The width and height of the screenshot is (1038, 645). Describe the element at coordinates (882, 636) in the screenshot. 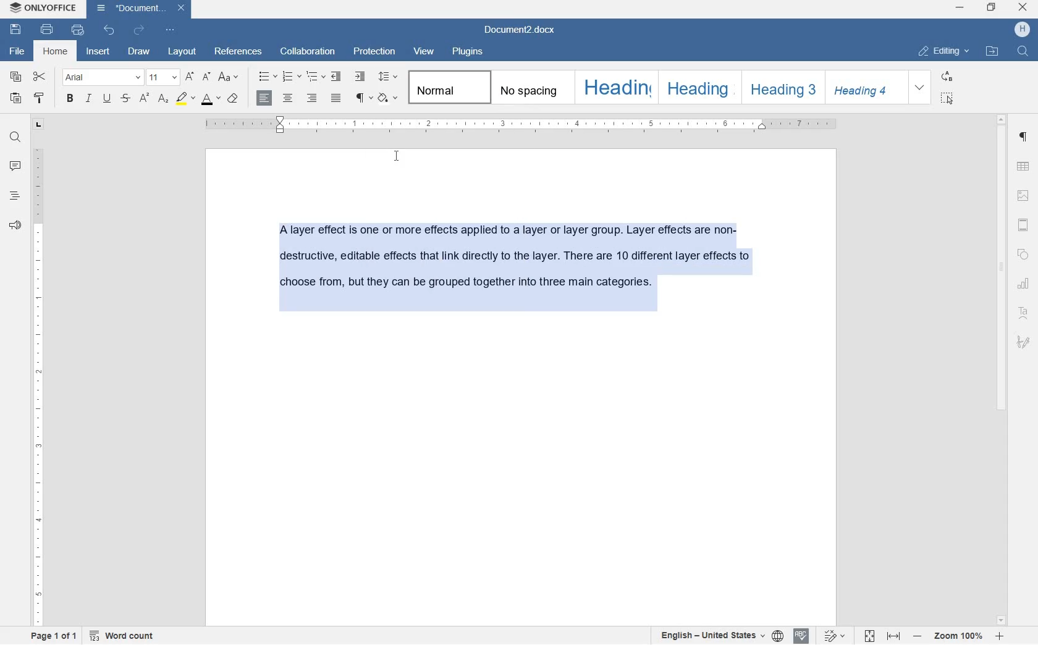

I see `fit to page or to width` at that location.